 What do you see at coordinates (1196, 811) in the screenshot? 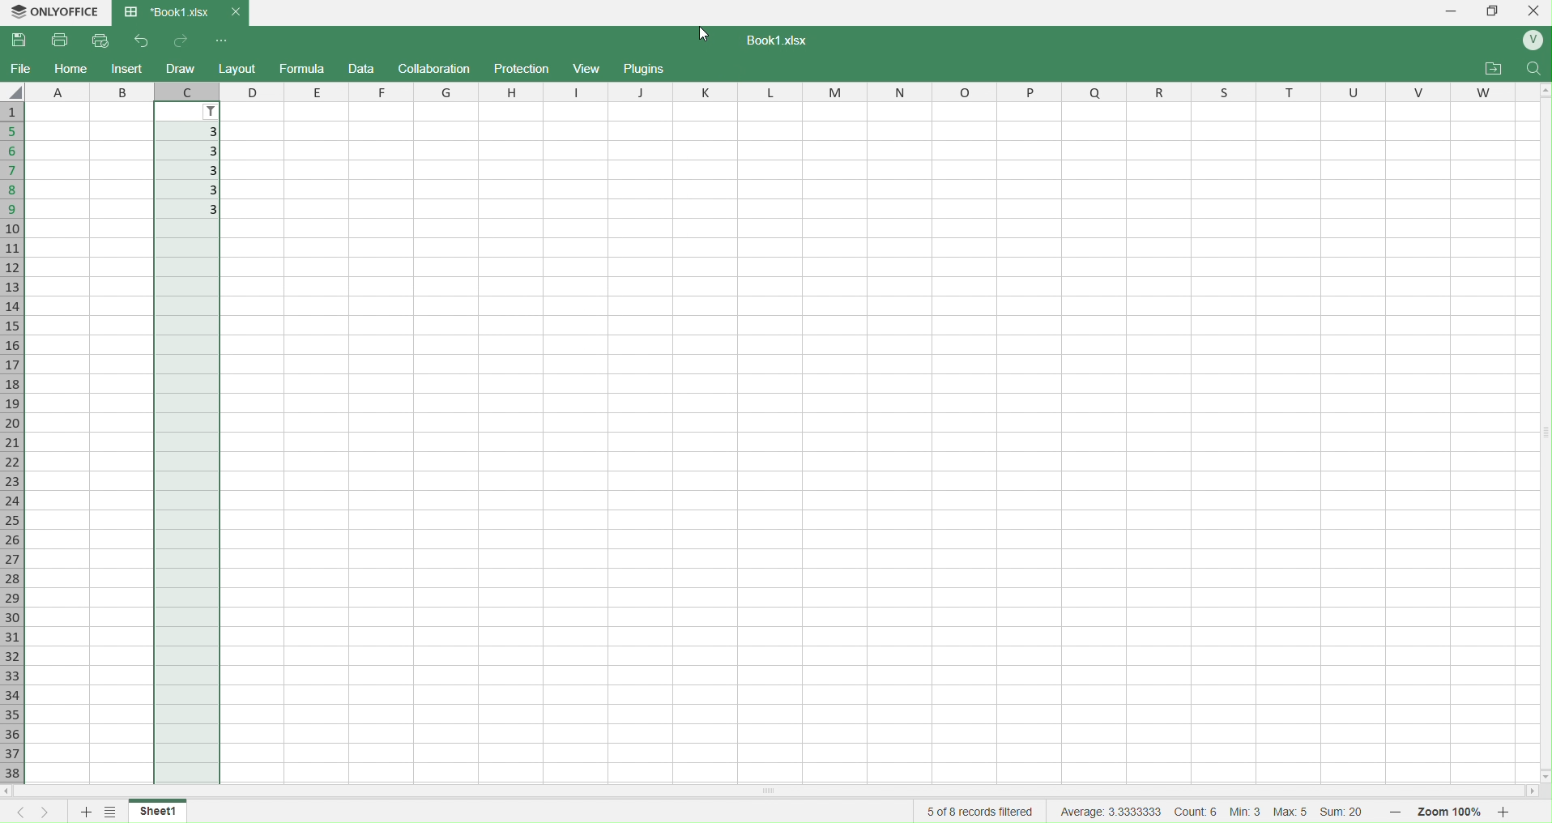
I see `cout` at bounding box center [1196, 811].